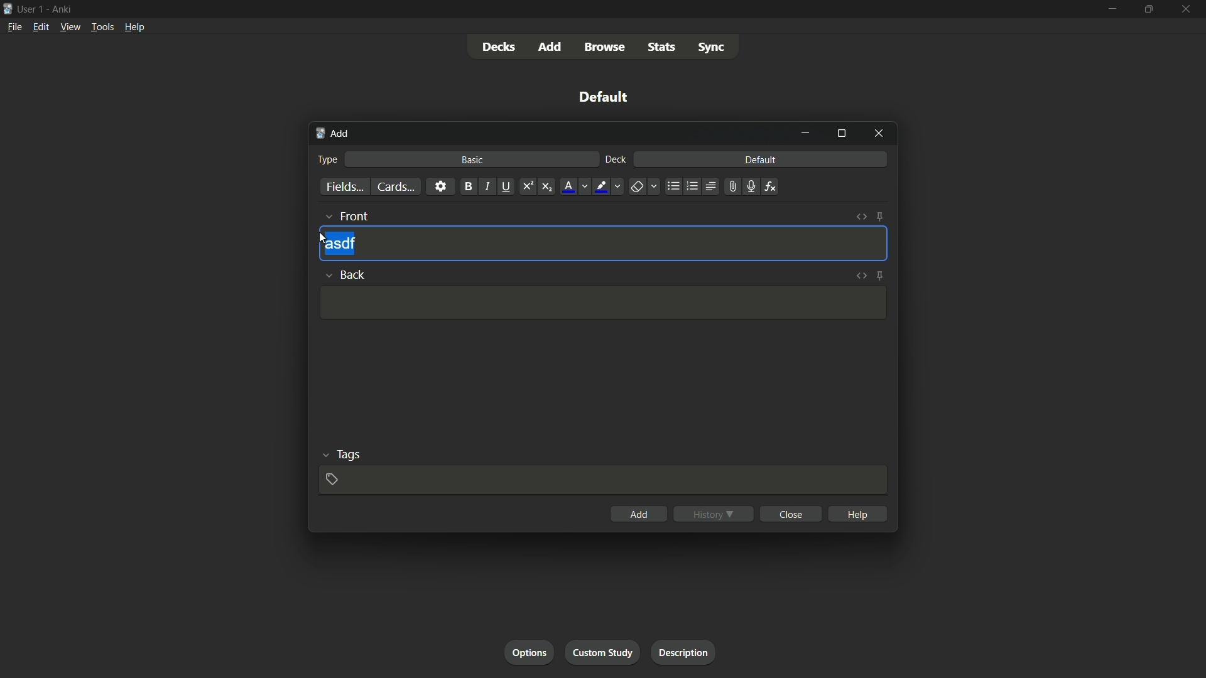  Describe the element at coordinates (340, 244) in the screenshot. I see `asdf` at that location.